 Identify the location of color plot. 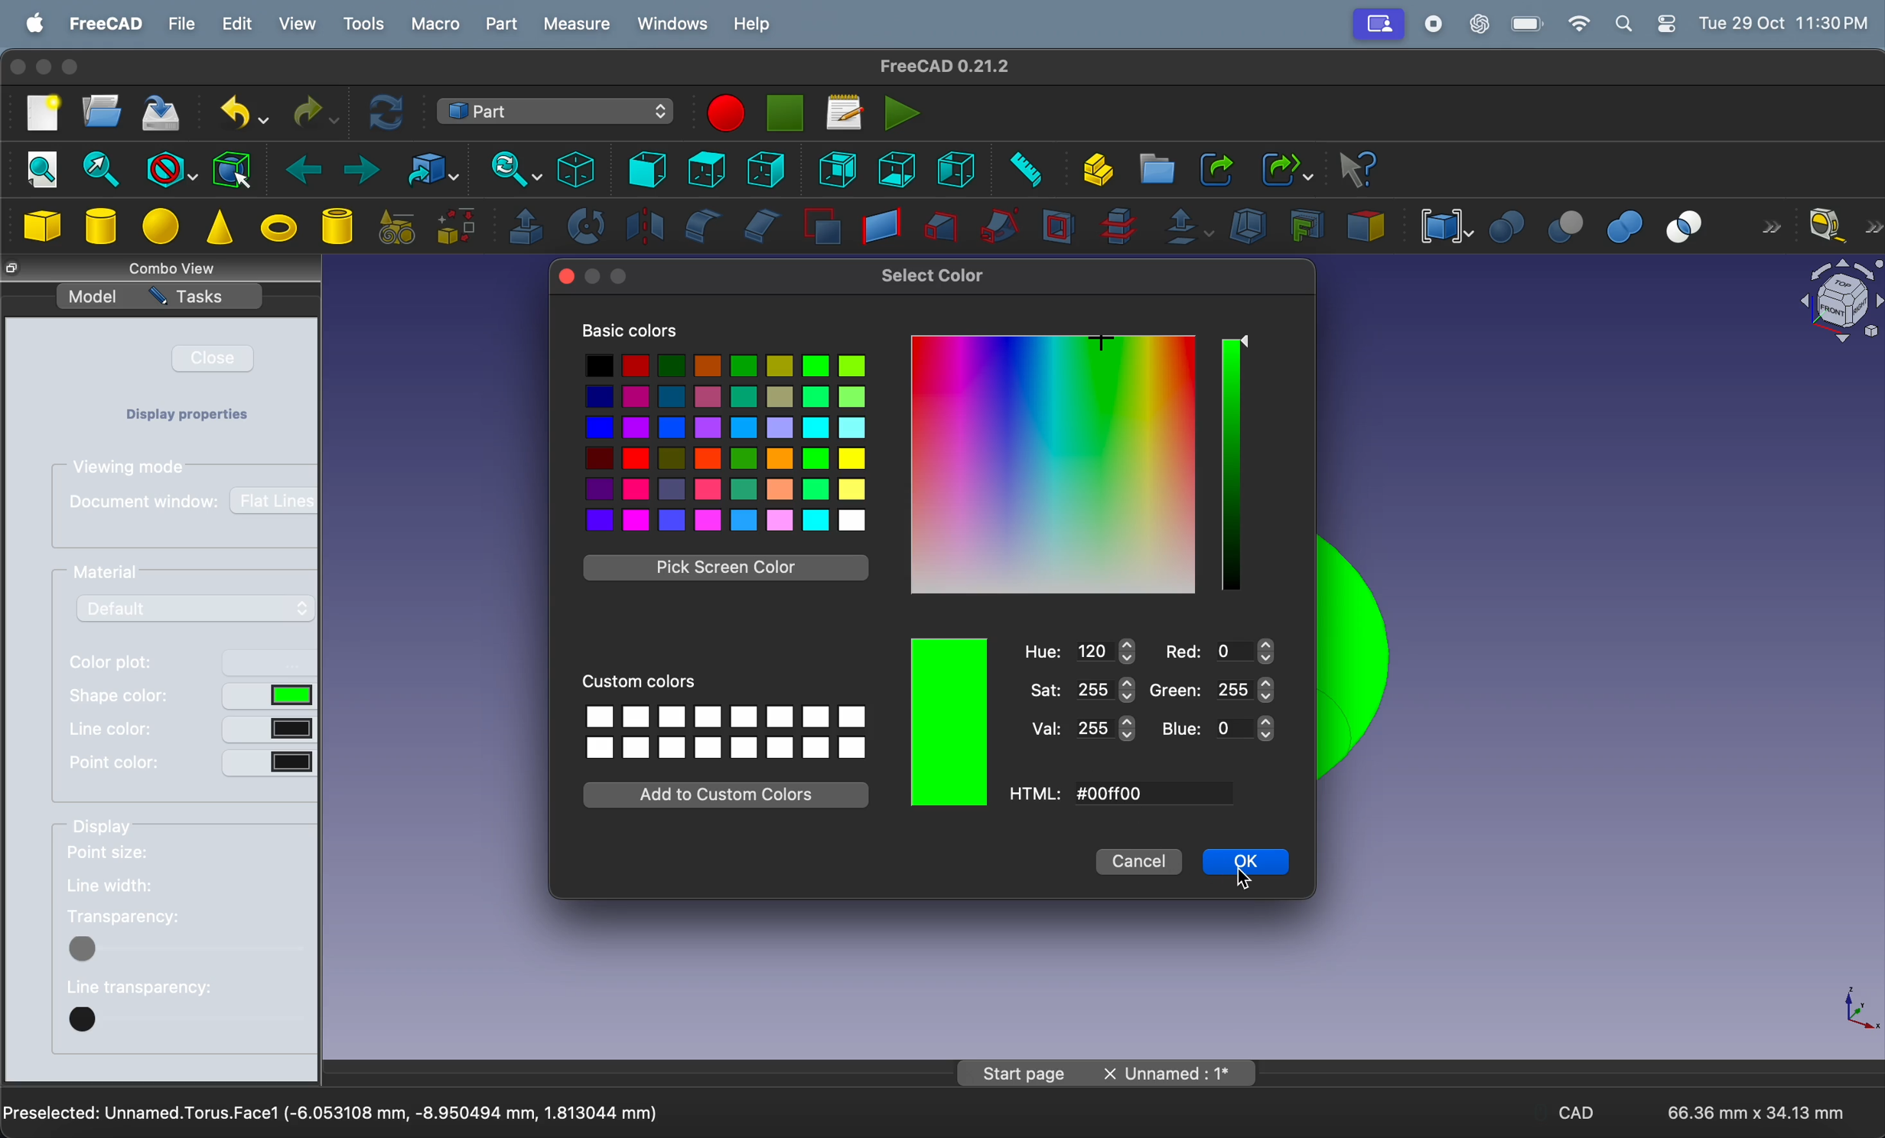
(122, 661).